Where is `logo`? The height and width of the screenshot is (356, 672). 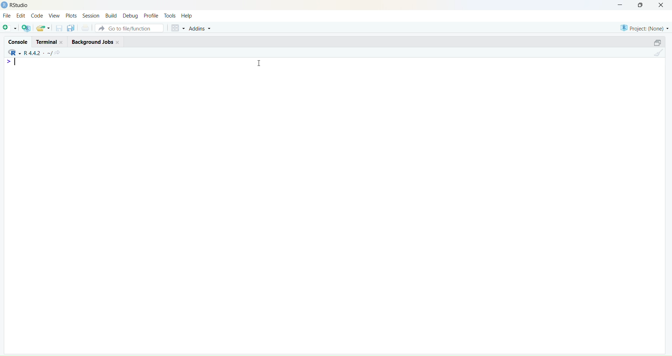 logo is located at coordinates (5, 5).